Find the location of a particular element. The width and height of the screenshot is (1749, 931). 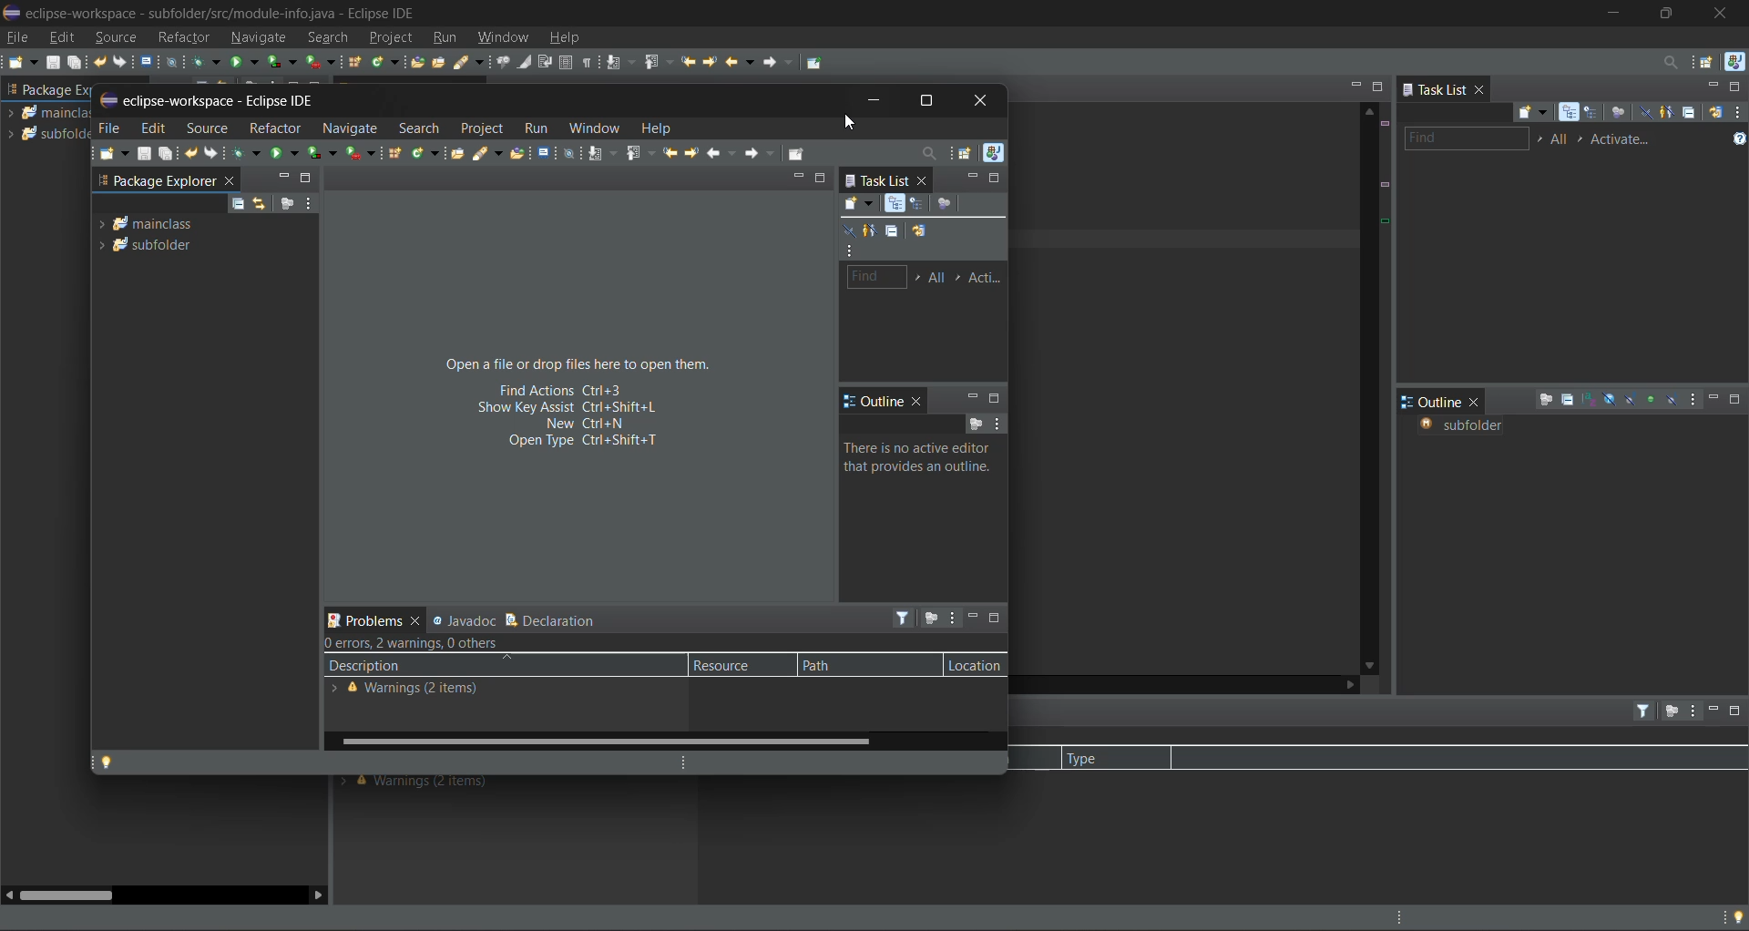

toggle java editor breadcrumb is located at coordinates (503, 61).